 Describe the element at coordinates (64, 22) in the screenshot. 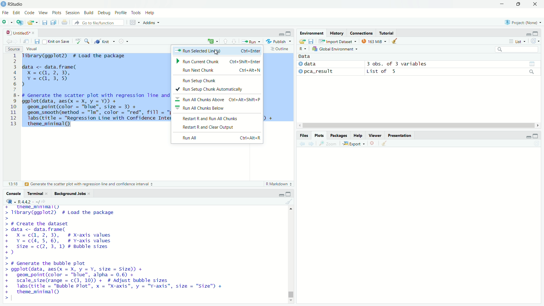

I see `Print the current file` at that location.